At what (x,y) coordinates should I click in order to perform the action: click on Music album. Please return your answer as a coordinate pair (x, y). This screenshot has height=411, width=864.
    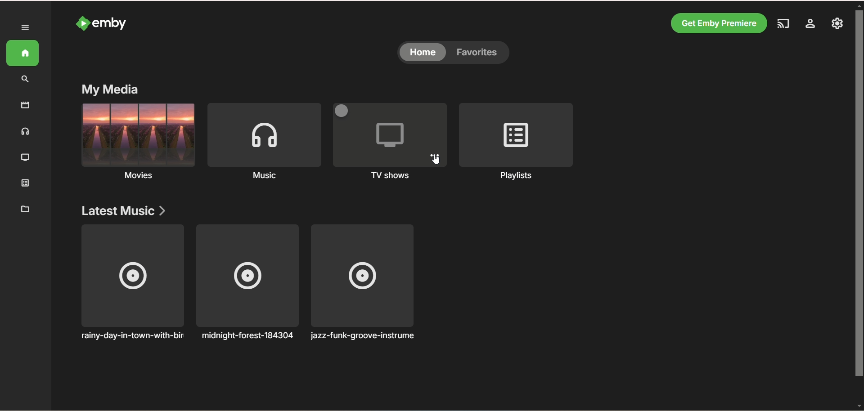
    Looking at the image, I should click on (131, 283).